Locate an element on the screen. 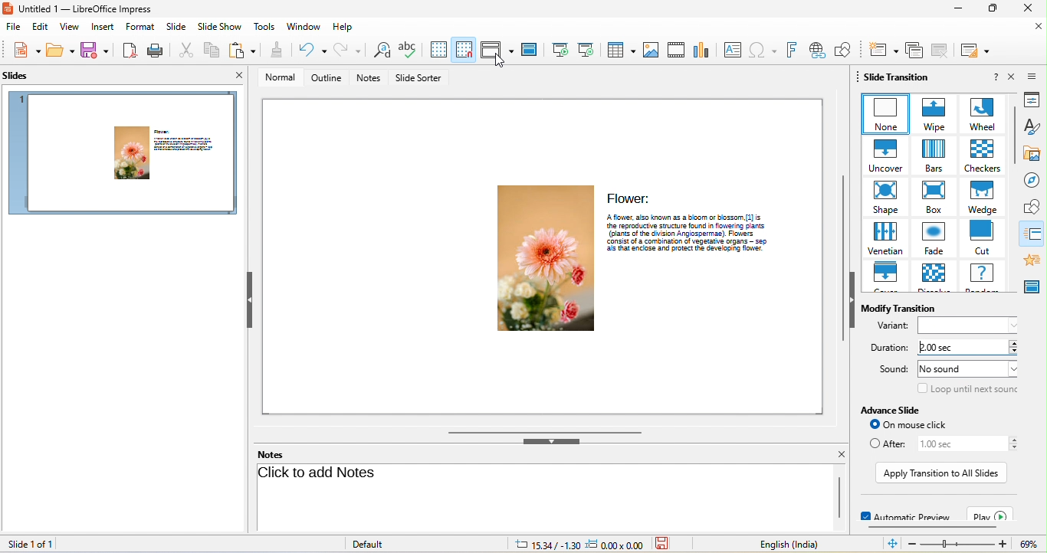  start from current slide is located at coordinates (588, 50).